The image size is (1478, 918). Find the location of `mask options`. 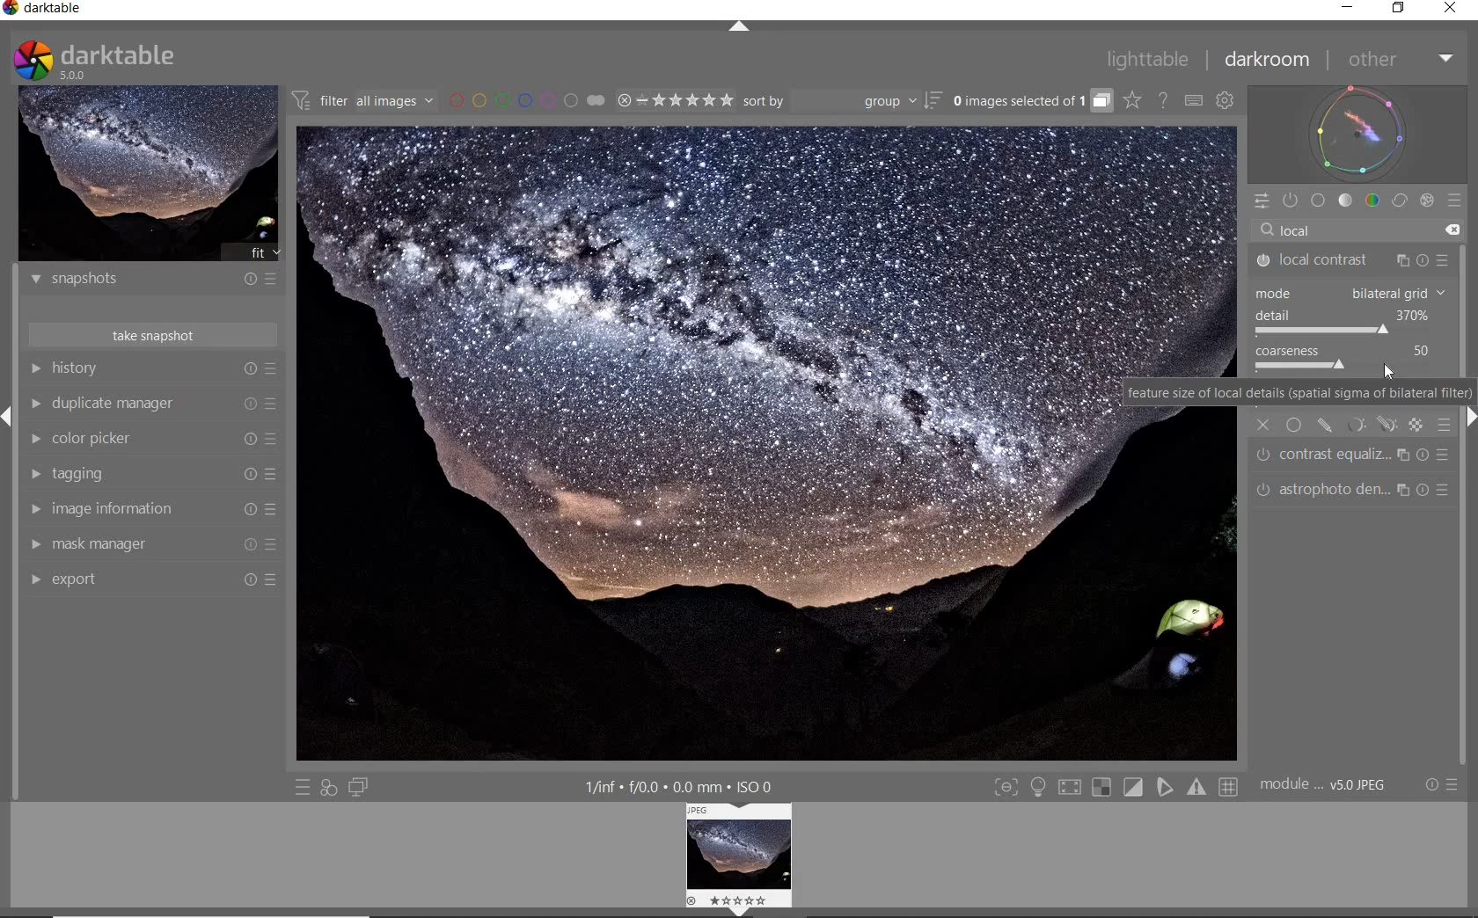

mask options is located at coordinates (1369, 425).